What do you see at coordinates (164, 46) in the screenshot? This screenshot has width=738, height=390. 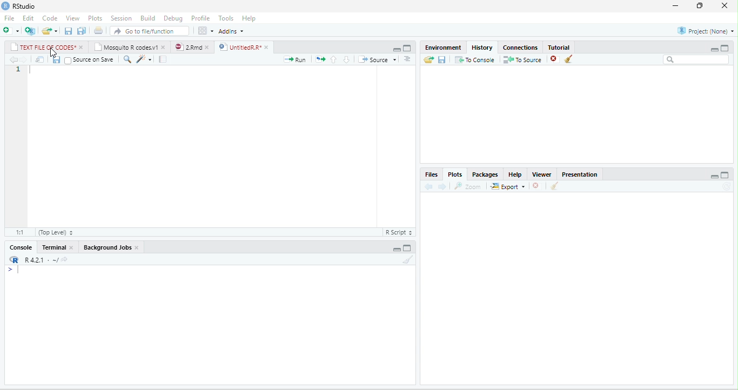 I see `close` at bounding box center [164, 46].